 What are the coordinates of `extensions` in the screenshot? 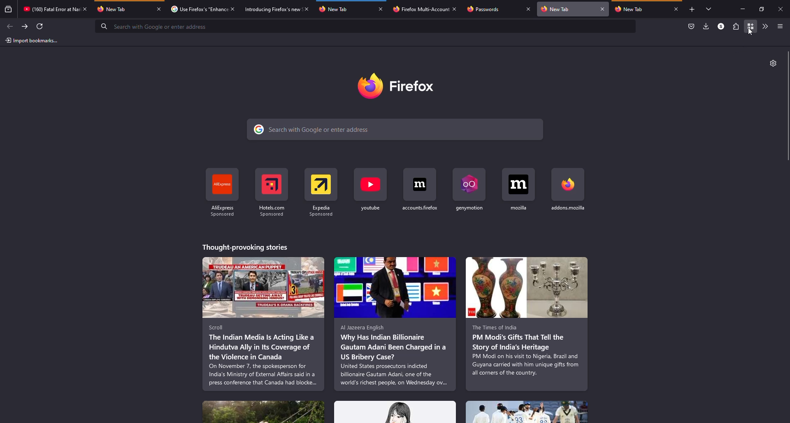 It's located at (735, 27).